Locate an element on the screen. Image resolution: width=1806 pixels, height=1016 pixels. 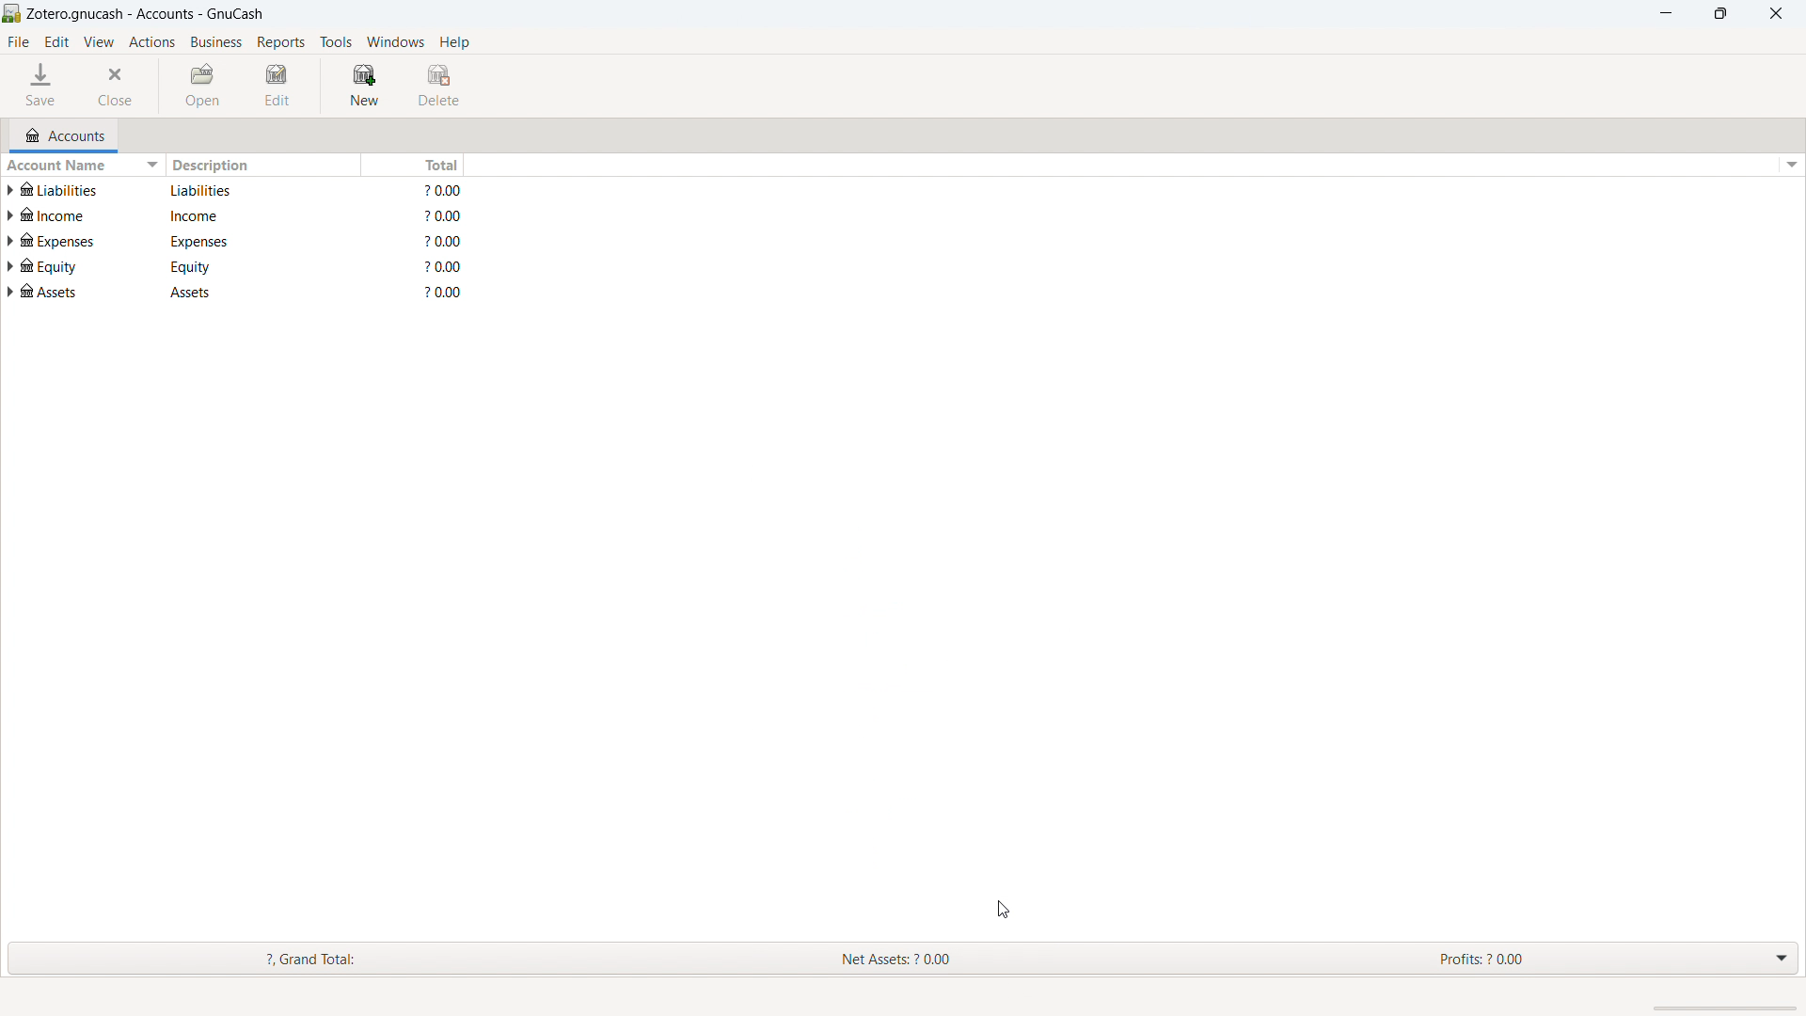
business is located at coordinates (215, 42).